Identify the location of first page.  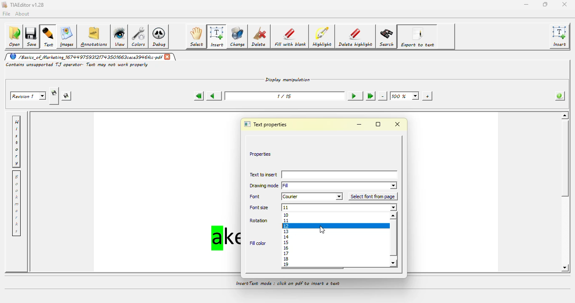
(198, 96).